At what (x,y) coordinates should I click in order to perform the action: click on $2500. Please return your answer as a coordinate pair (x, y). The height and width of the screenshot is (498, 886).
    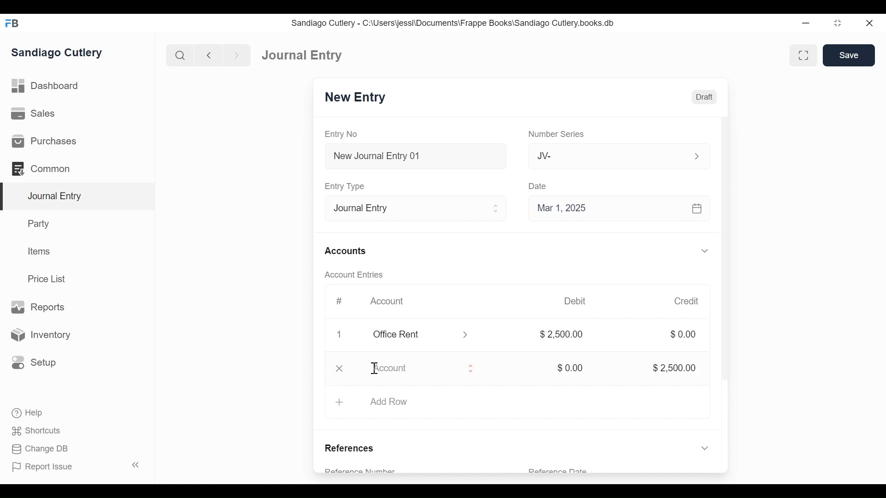
    Looking at the image, I should click on (562, 336).